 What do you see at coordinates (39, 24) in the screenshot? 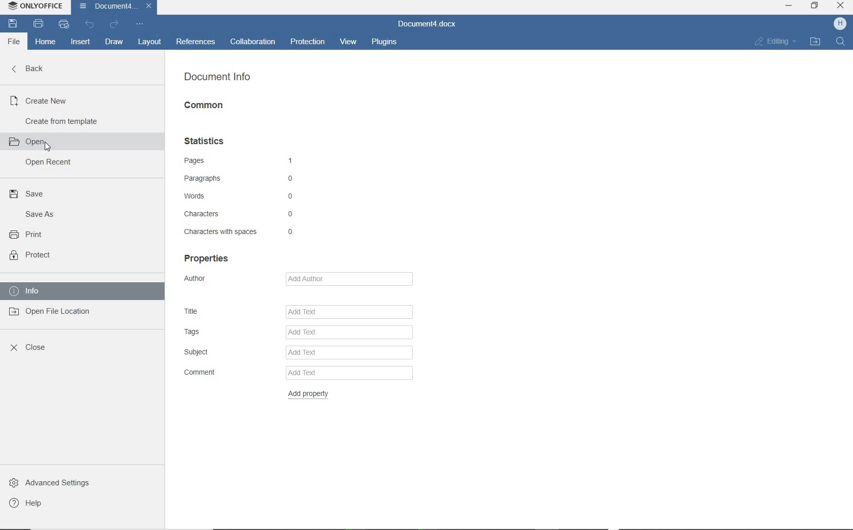
I see `print file` at bounding box center [39, 24].